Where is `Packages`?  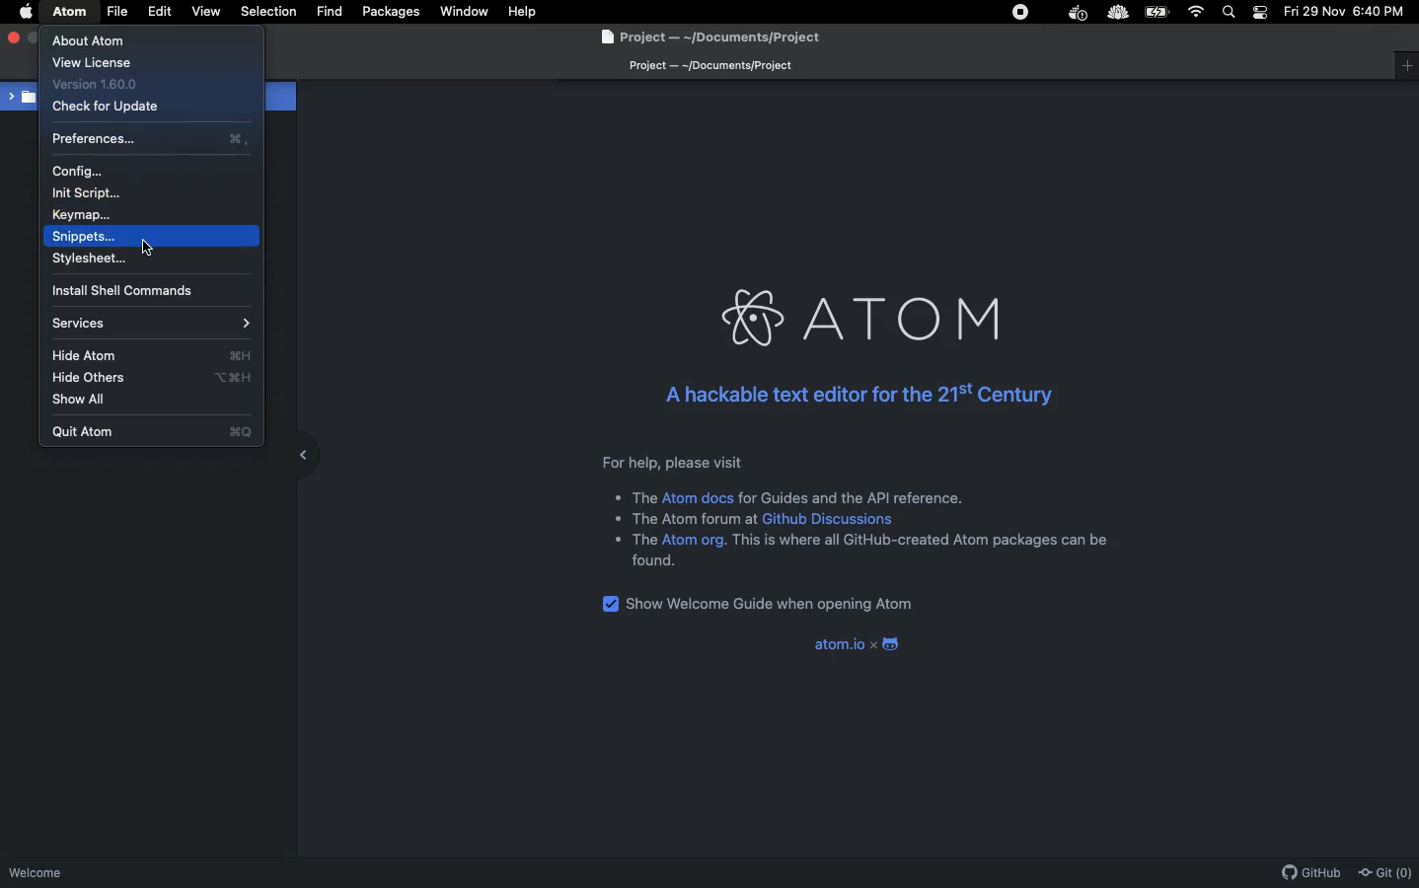
Packages is located at coordinates (394, 14).